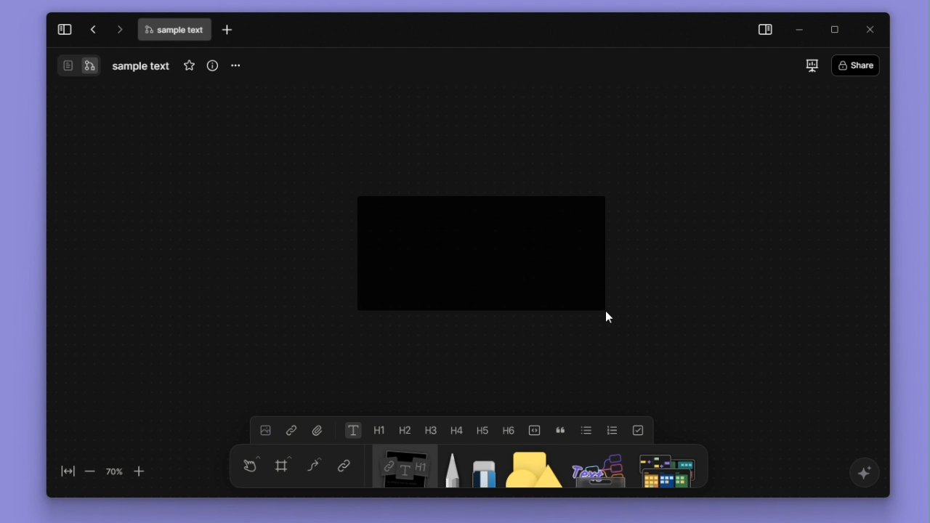 Image resolution: width=930 pixels, height=523 pixels. Describe the element at coordinates (859, 64) in the screenshot. I see `share` at that location.